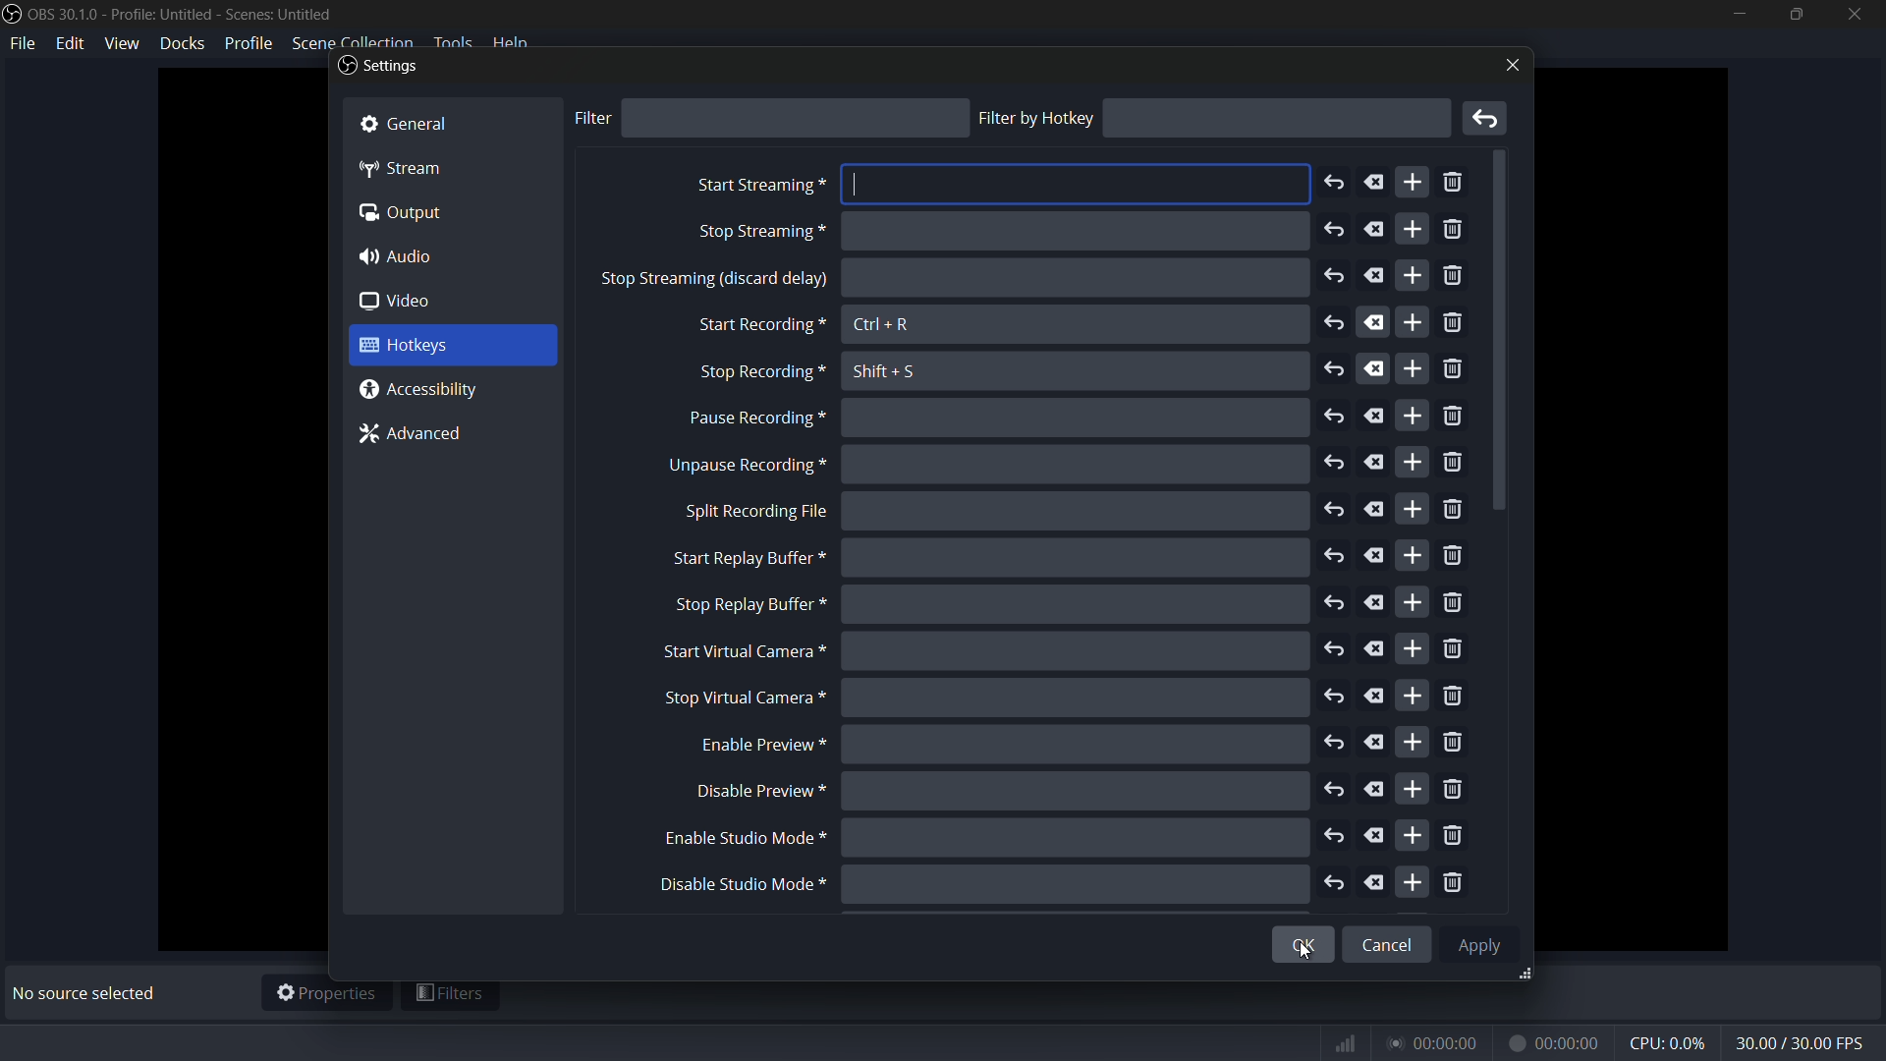  I want to click on cpu usage, so click(1670, 1042).